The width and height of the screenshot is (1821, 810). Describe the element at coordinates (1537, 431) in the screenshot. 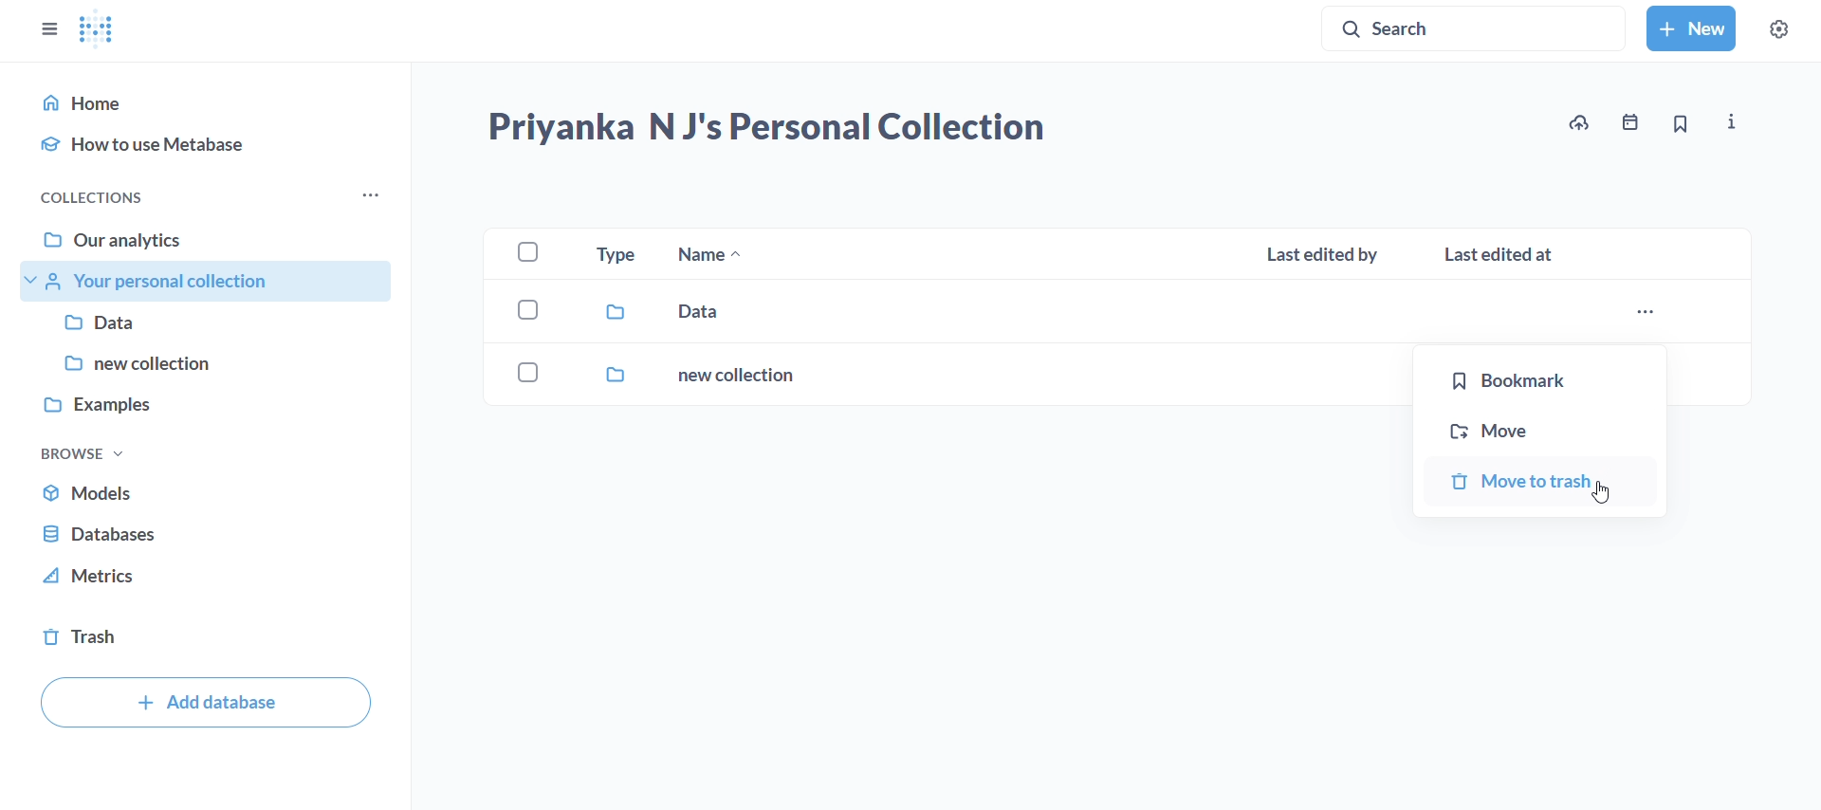

I see `move` at that location.